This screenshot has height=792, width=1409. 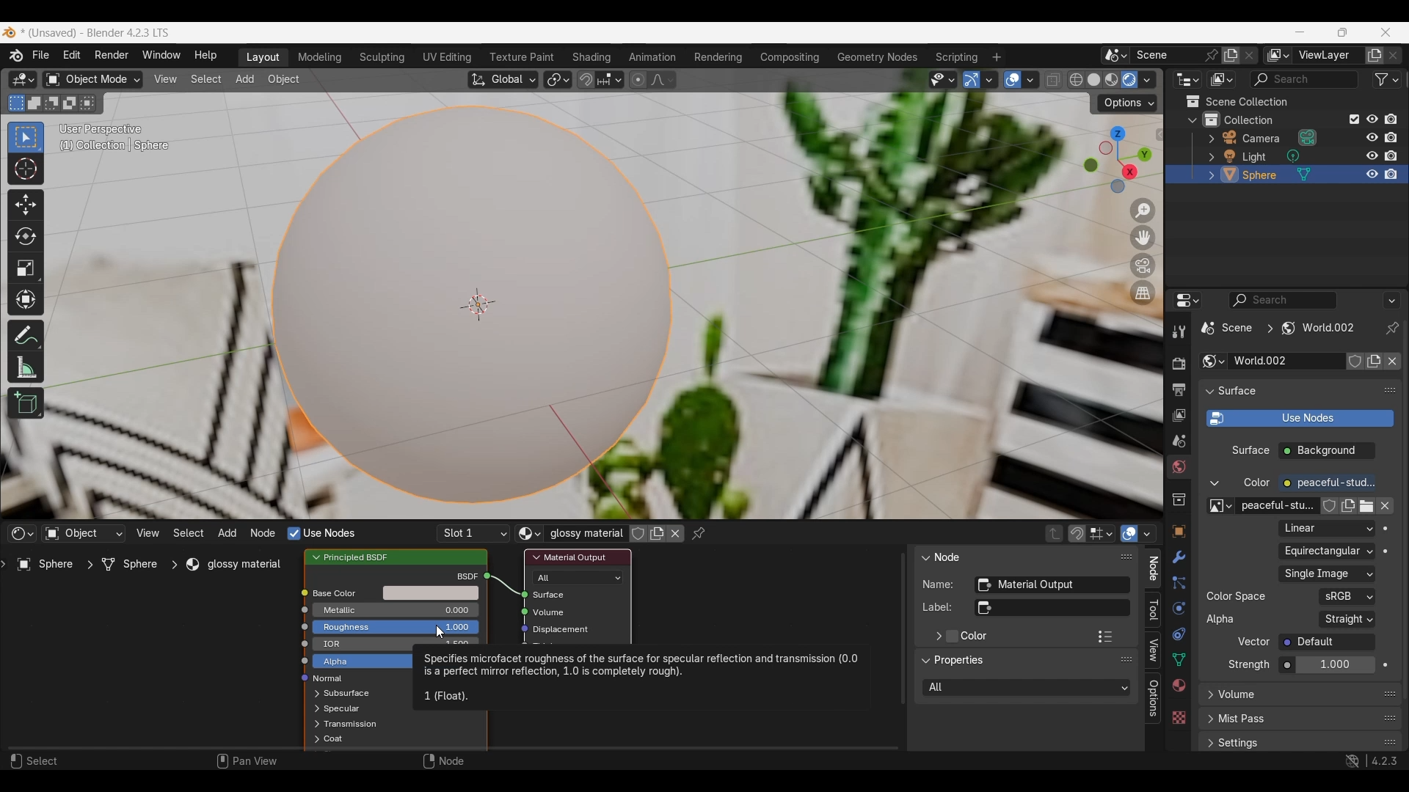 I want to click on Delete scene, so click(x=1249, y=55).